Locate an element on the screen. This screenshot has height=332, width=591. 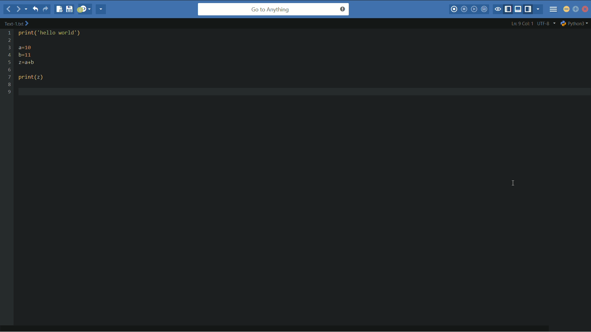
utf-8 is located at coordinates (546, 23).